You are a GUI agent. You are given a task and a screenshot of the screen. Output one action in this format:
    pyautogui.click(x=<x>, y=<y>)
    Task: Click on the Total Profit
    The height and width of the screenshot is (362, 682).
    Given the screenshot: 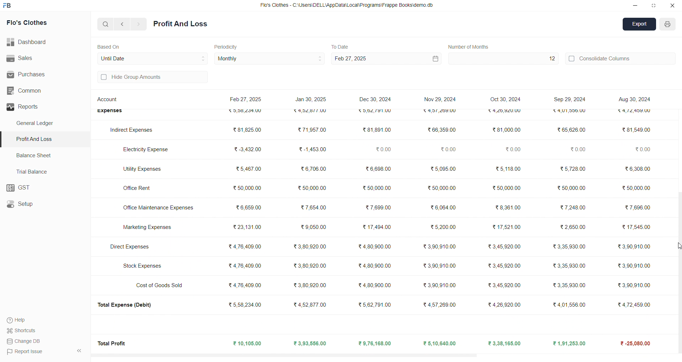 What is the action you would take?
    pyautogui.click(x=113, y=343)
    